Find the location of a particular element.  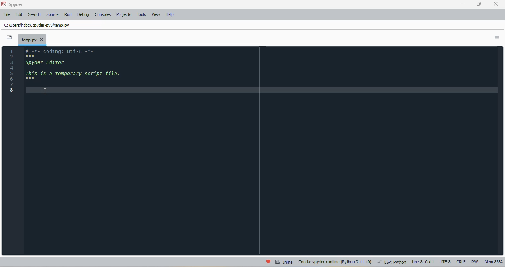

line 8, col 1 is located at coordinates (423, 262).